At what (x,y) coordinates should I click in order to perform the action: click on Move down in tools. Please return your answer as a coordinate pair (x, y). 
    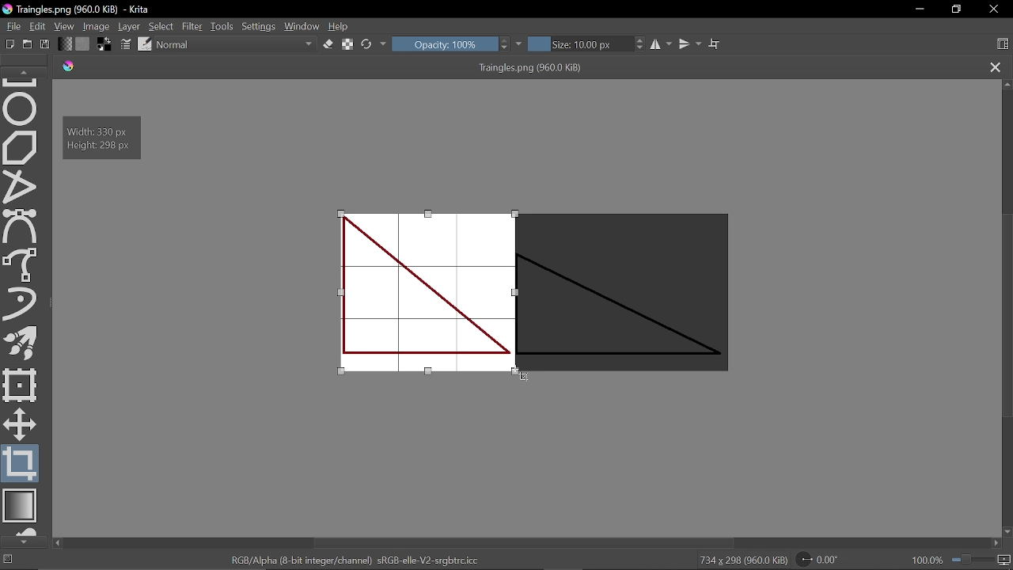
    Looking at the image, I should click on (23, 542).